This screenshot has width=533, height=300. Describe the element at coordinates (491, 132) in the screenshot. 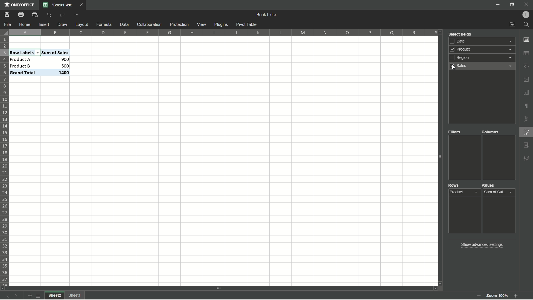

I see `Columns` at that location.